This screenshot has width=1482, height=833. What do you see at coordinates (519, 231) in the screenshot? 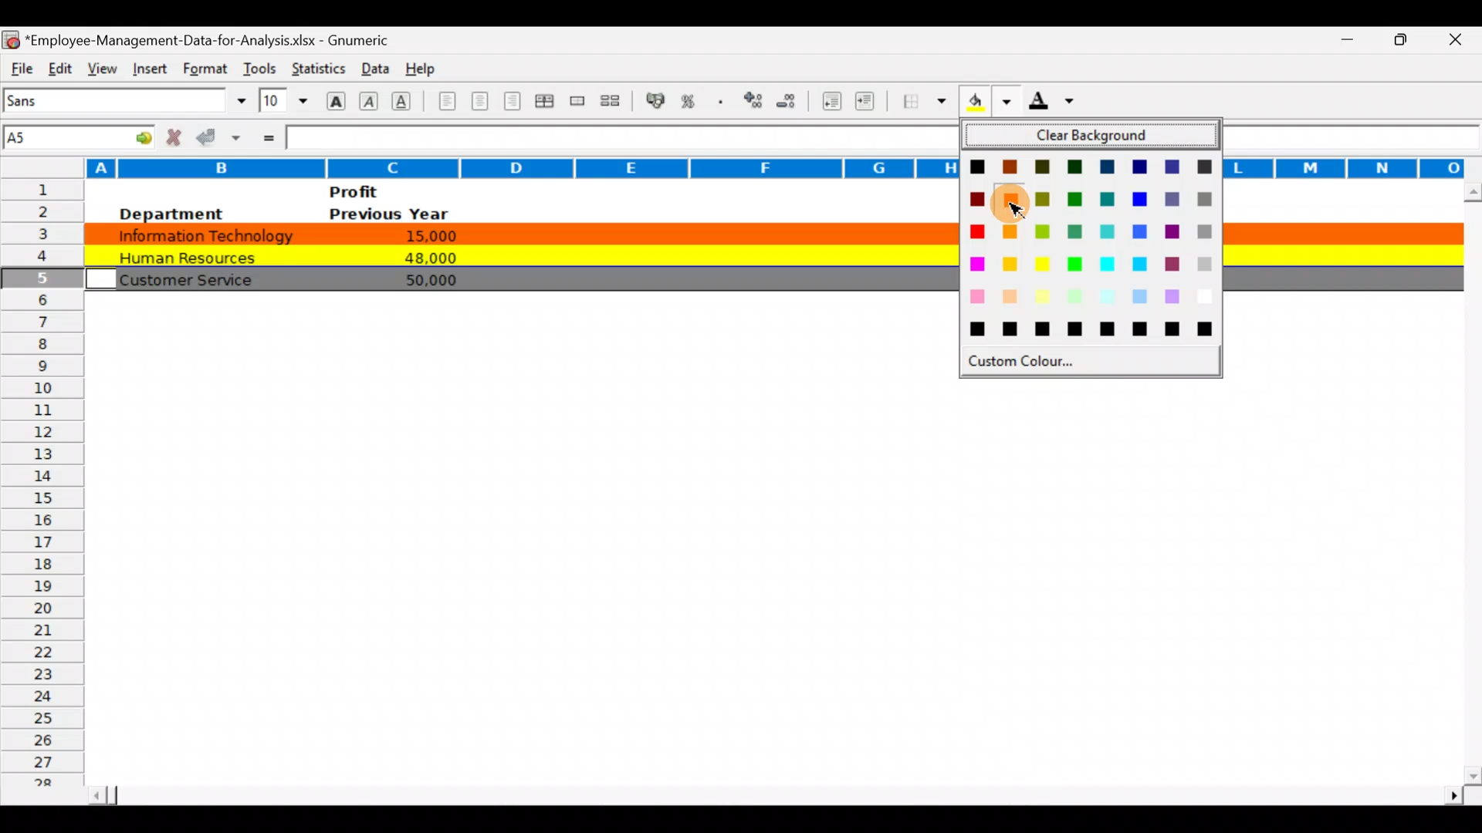
I see `Selected row 3 of data highlighted with color` at bounding box center [519, 231].